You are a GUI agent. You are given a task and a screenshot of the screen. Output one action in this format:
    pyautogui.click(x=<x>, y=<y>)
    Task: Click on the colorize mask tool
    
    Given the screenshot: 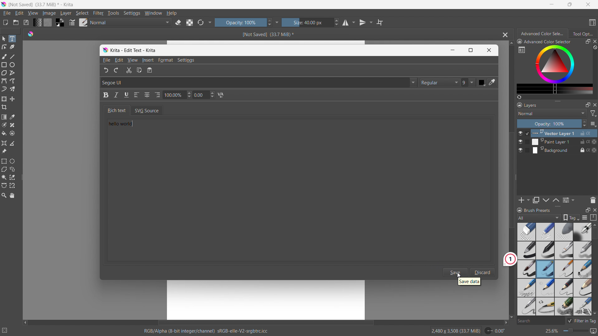 What is the action you would take?
    pyautogui.click(x=4, y=125)
    